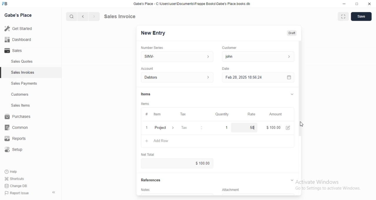  I want to click on ‘Account, so click(147, 68).